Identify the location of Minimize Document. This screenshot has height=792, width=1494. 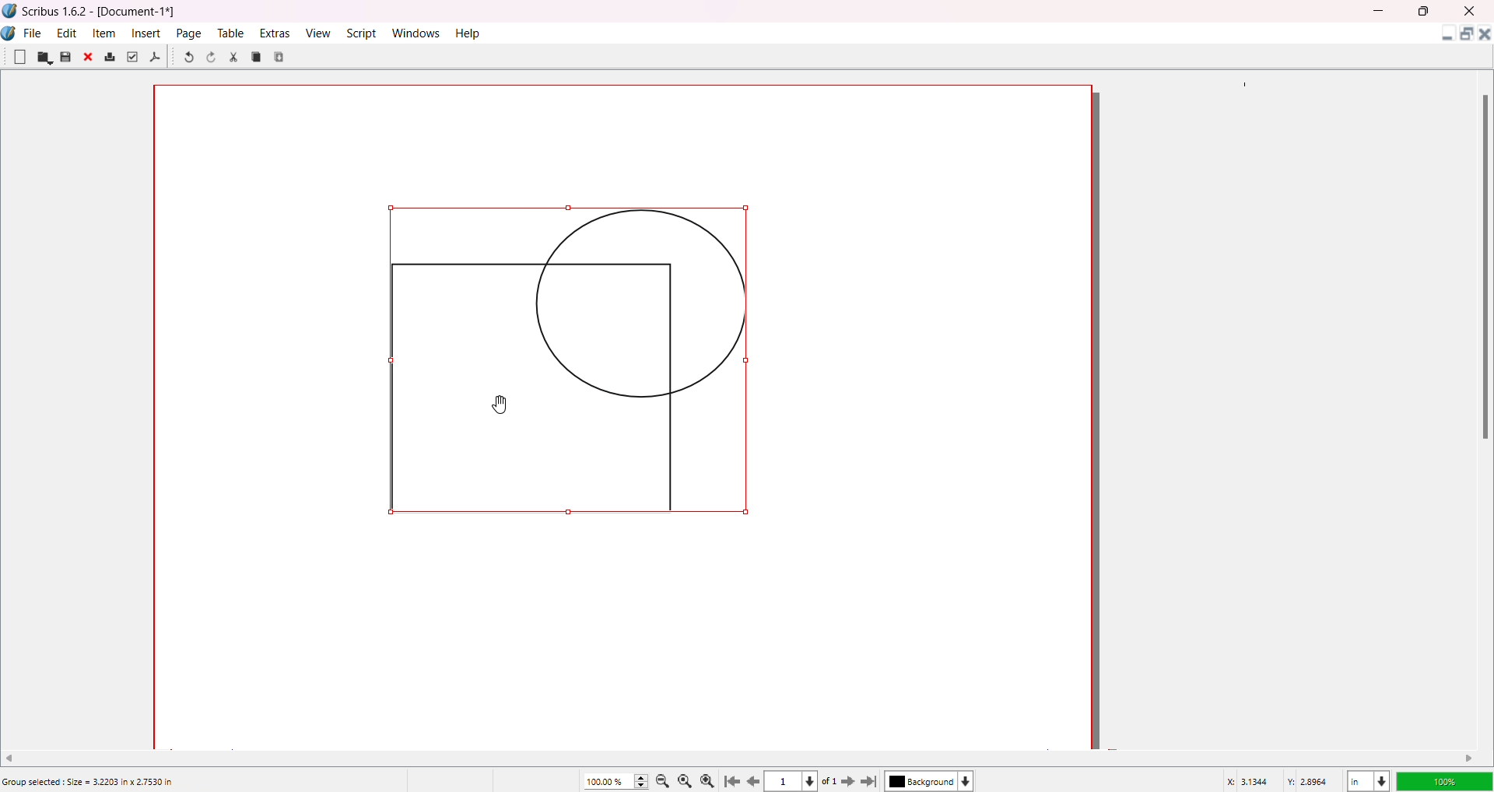
(1443, 37).